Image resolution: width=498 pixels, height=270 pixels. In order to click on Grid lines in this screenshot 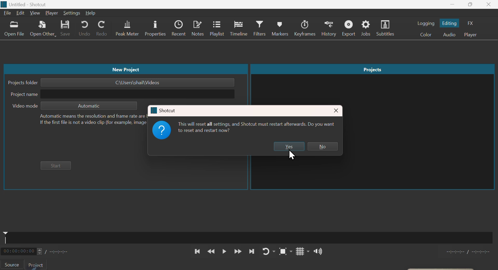, I will do `click(298, 252)`.